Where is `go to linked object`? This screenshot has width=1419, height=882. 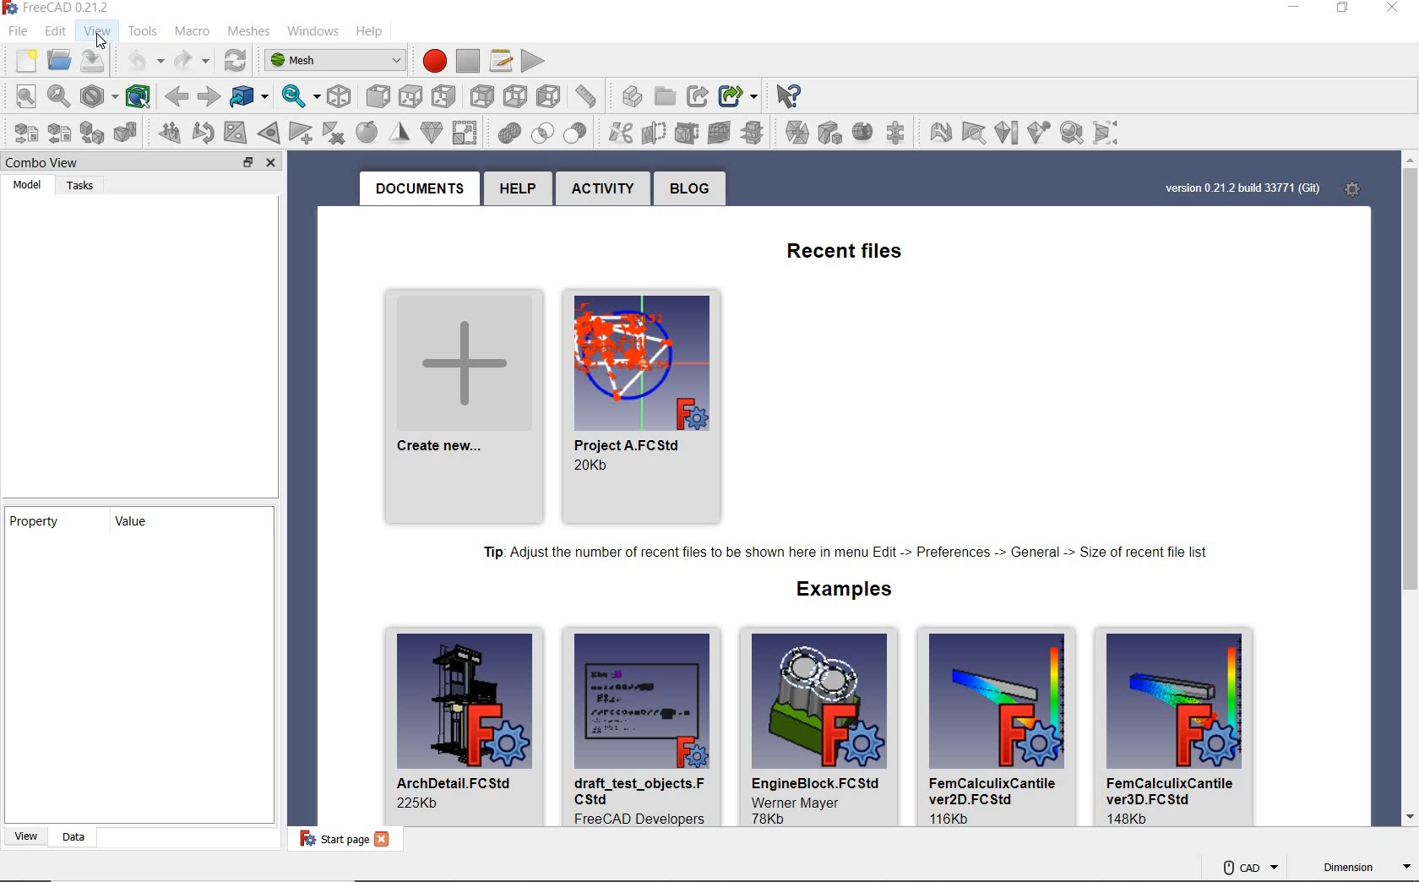 go to linked object is located at coordinates (248, 95).